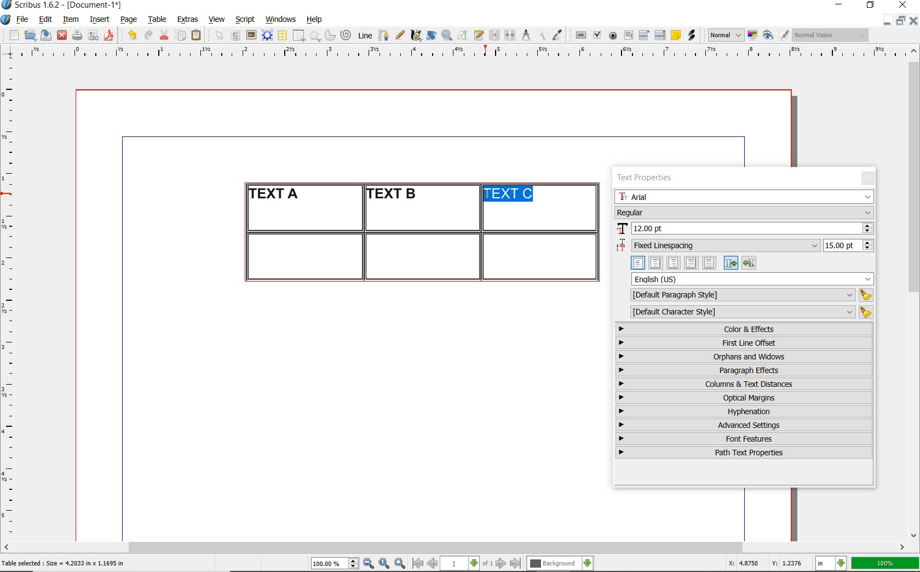 The image size is (920, 572). What do you see at coordinates (628, 36) in the screenshot?
I see `pdf text field` at bounding box center [628, 36].